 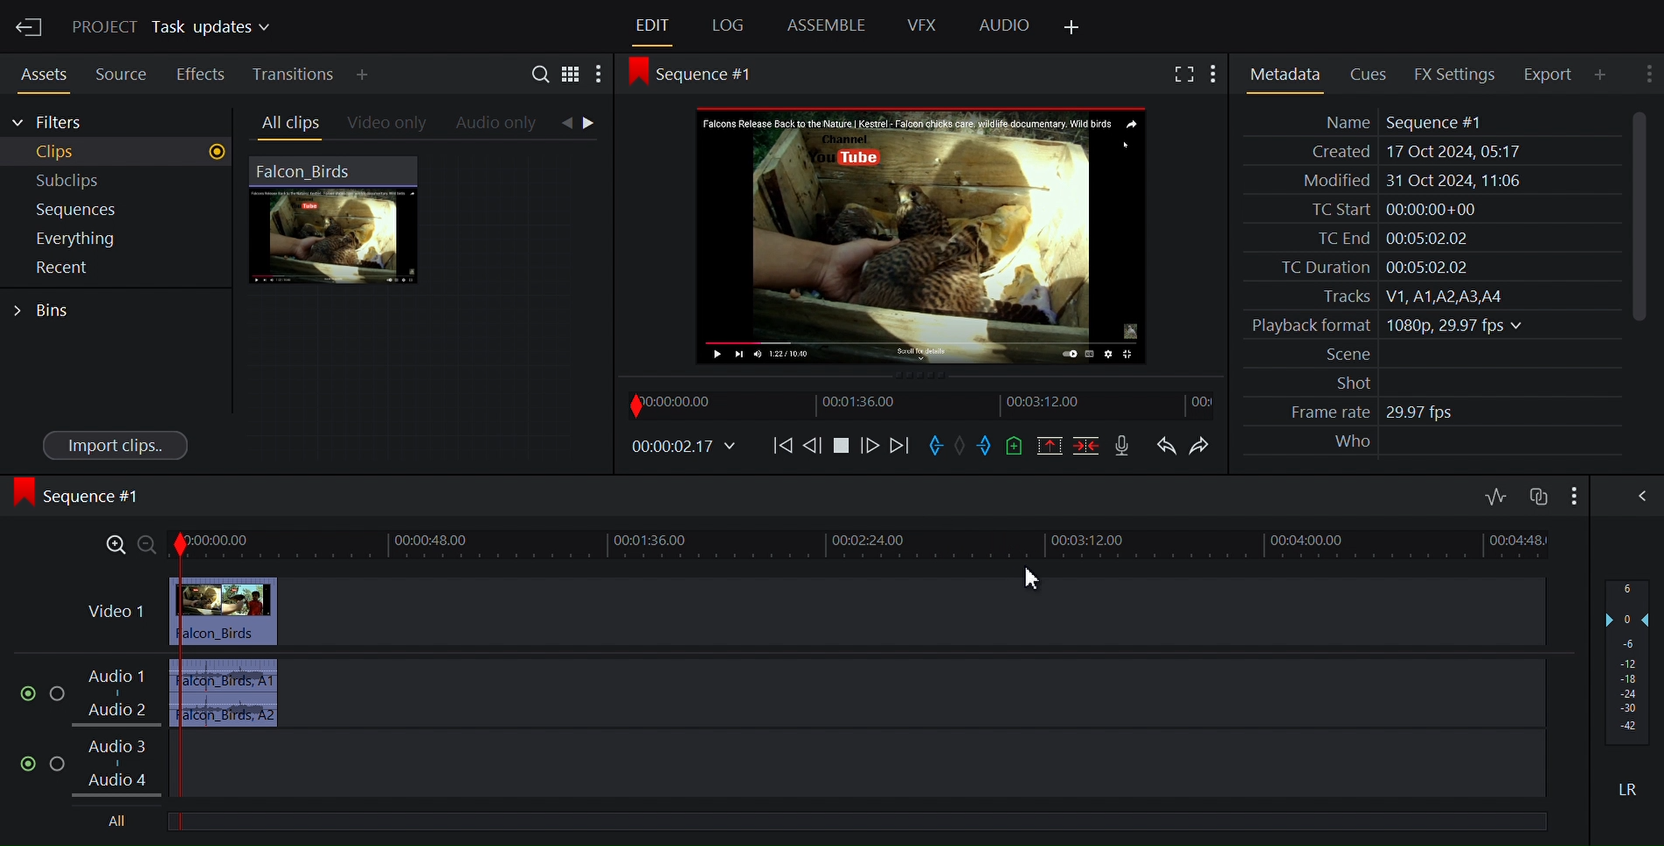 What do you see at coordinates (844, 447) in the screenshot?
I see `Stop` at bounding box center [844, 447].